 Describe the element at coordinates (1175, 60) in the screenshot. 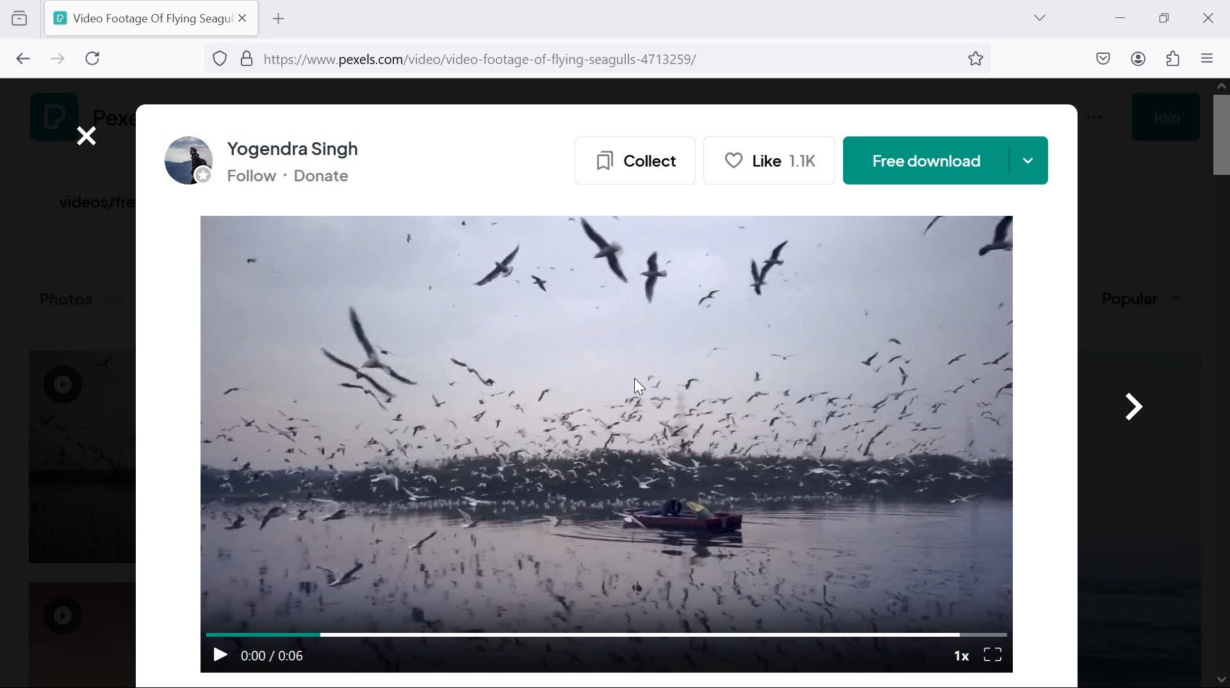

I see `extensions` at that location.